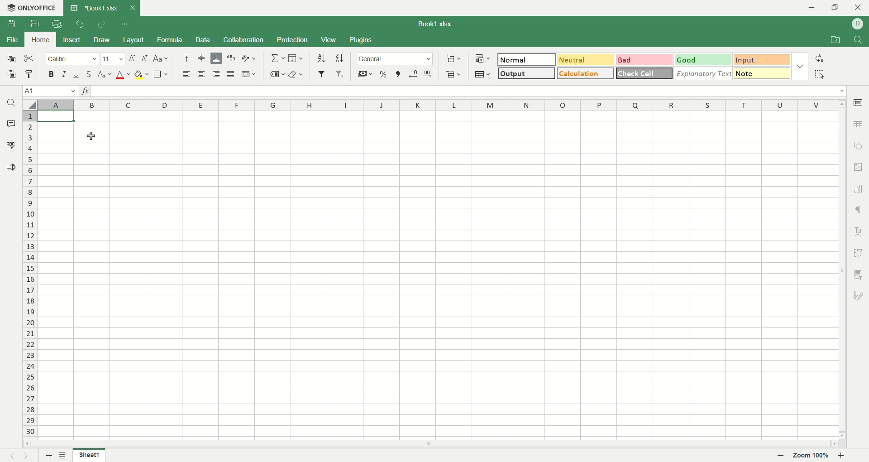 Image resolution: width=869 pixels, height=462 pixels. Describe the element at coordinates (859, 211) in the screenshot. I see `paragraph settings` at that location.